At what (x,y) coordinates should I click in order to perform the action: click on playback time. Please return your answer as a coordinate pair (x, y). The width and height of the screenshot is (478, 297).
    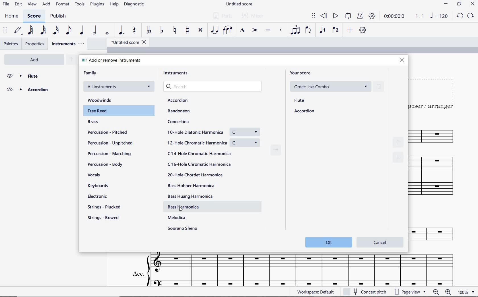
    Looking at the image, I should click on (395, 17).